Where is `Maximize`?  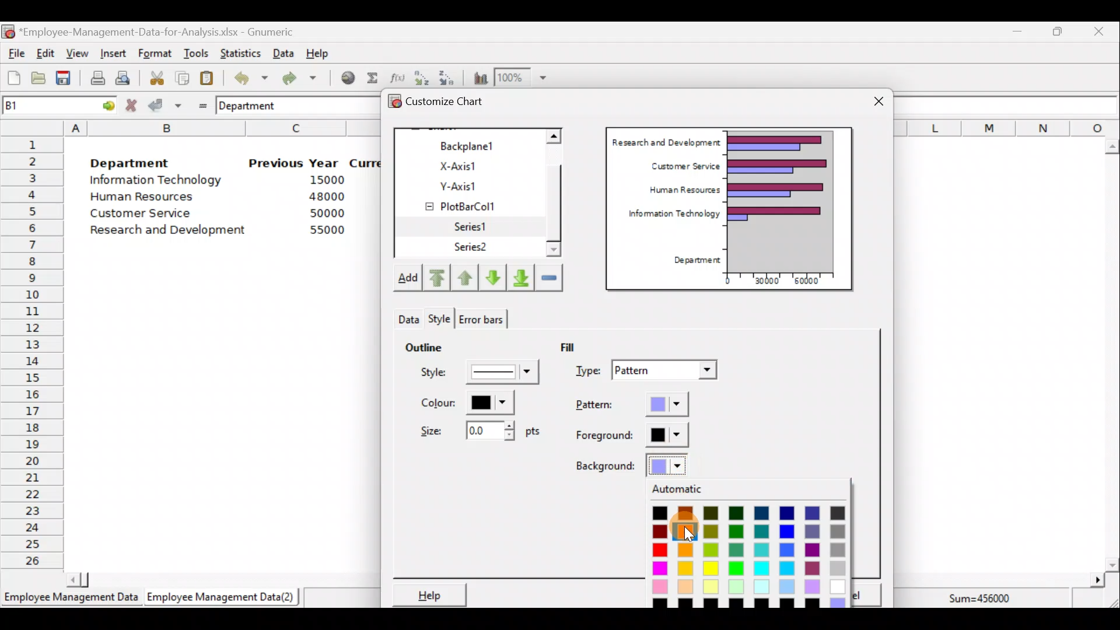 Maximize is located at coordinates (1058, 31).